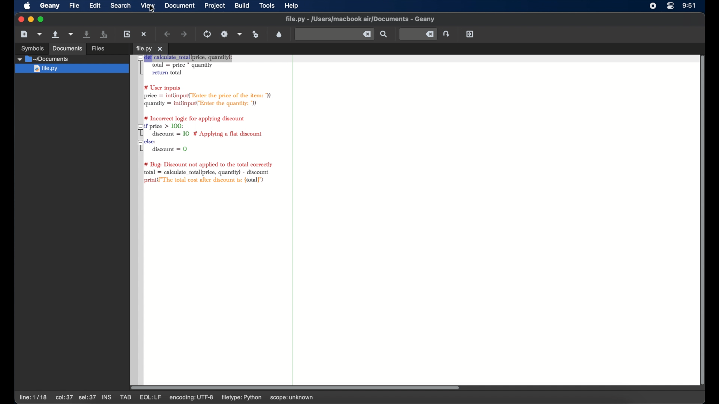 The image size is (719, 404). Describe the element at coordinates (296, 388) in the screenshot. I see `scroll box` at that location.